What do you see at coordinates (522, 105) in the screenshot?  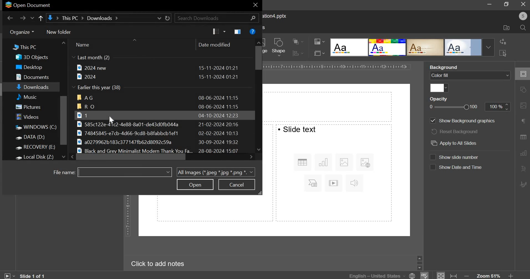 I see `image setting` at bounding box center [522, 105].